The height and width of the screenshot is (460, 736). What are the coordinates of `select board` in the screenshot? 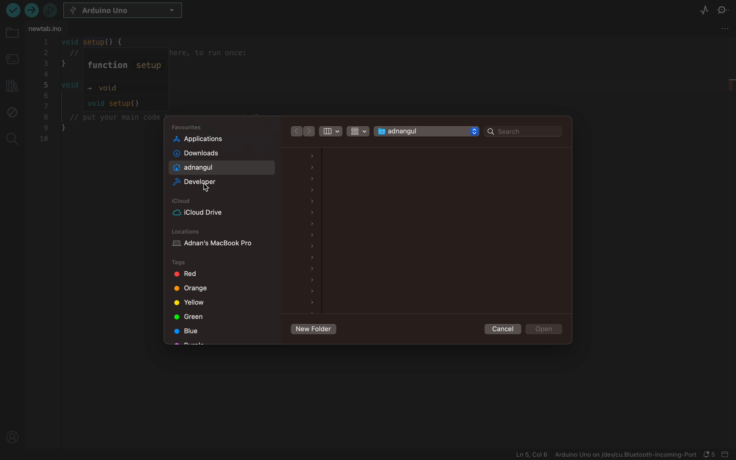 It's located at (128, 11).